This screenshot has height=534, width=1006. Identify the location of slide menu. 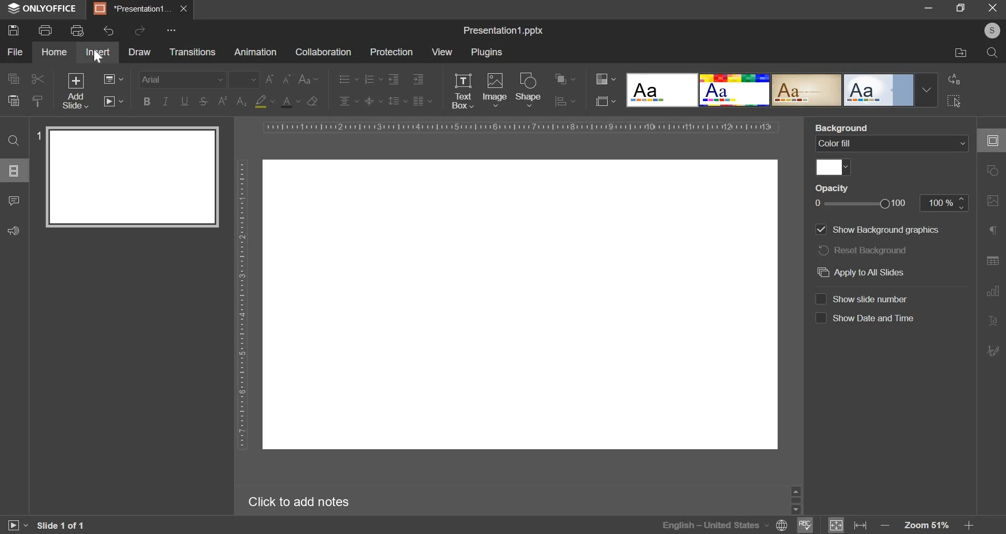
(13, 171).